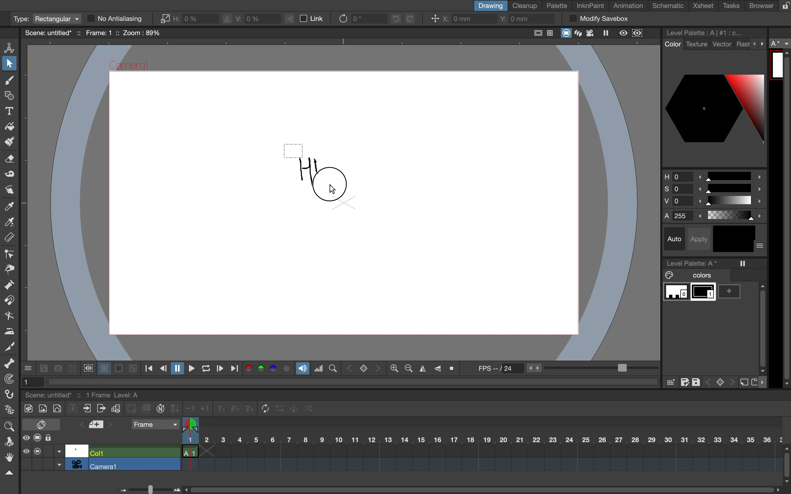 This screenshot has width=791, height=494. Describe the element at coordinates (454, 369) in the screenshot. I see `reset view` at that location.